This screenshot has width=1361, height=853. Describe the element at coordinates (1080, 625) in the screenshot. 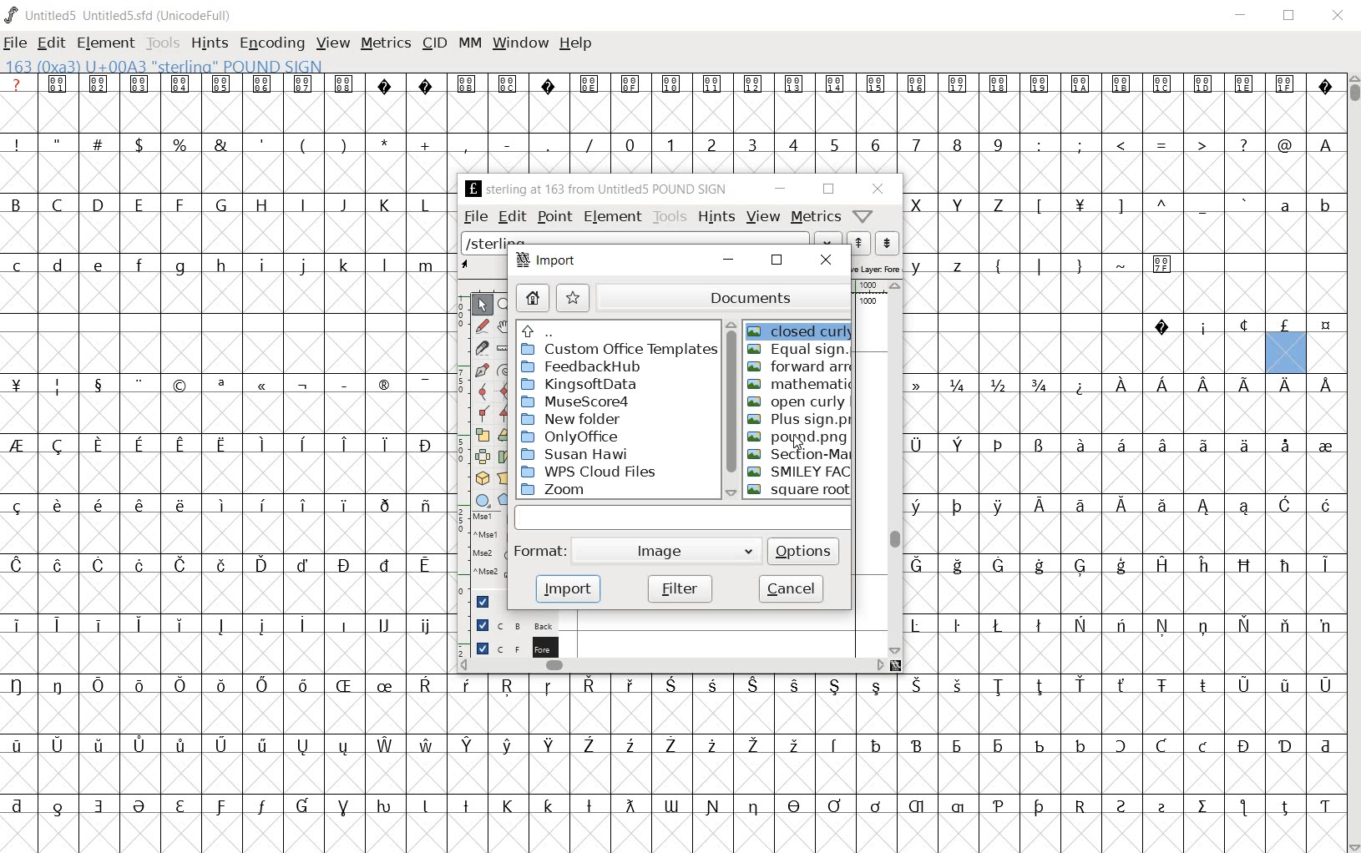

I see `Symbol` at that location.